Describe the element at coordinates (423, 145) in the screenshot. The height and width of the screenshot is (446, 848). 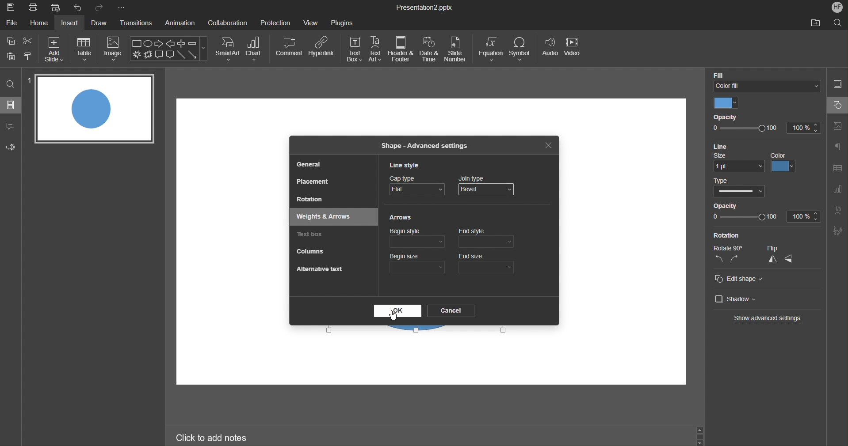
I see `Shape - Advanced Settings` at that location.